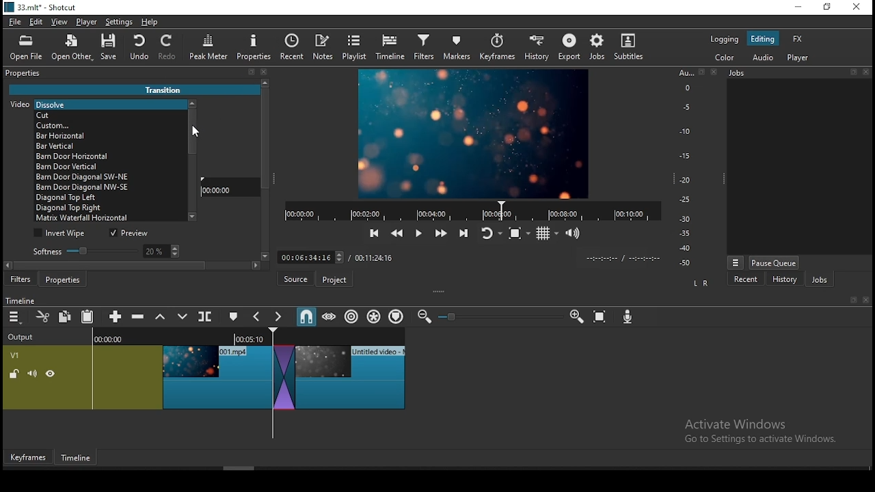 The image size is (875, 492). Describe the element at coordinates (325, 47) in the screenshot. I see `notes` at that location.